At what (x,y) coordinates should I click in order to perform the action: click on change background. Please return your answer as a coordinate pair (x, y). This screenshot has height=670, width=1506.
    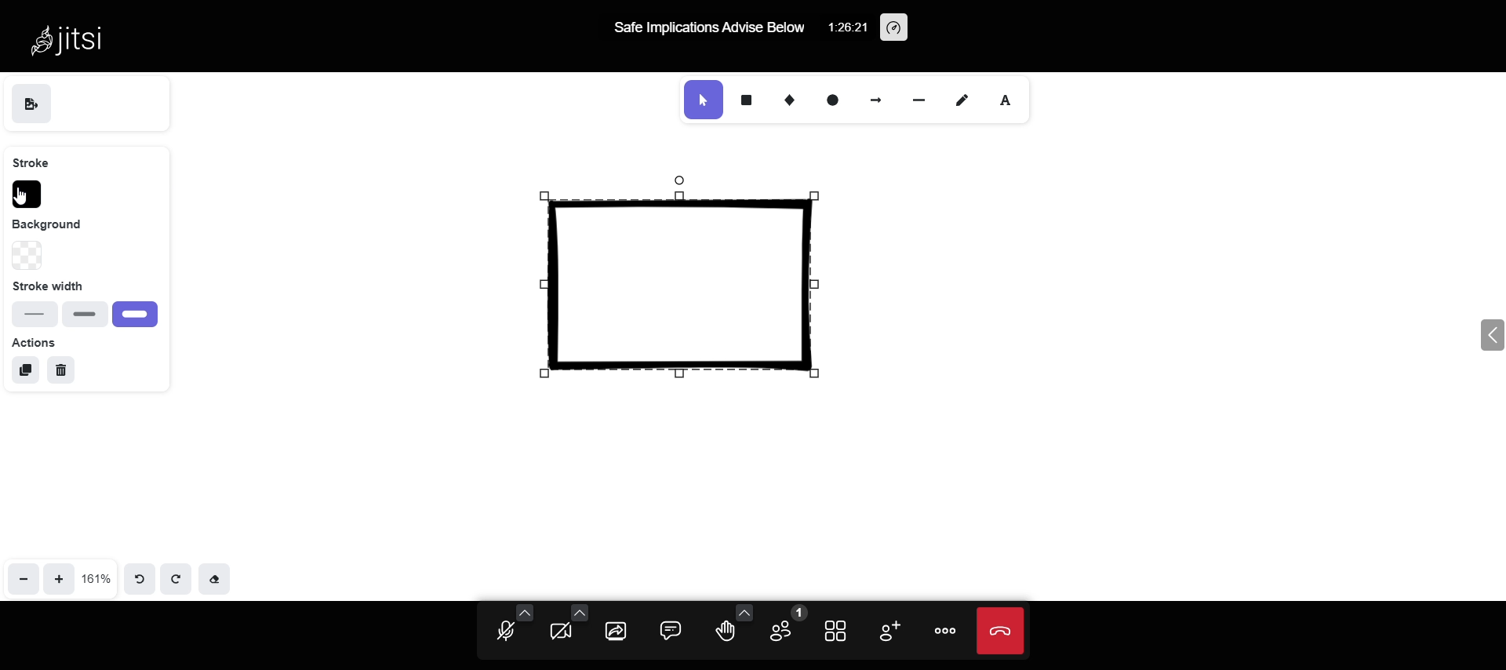
    Looking at the image, I should click on (30, 255).